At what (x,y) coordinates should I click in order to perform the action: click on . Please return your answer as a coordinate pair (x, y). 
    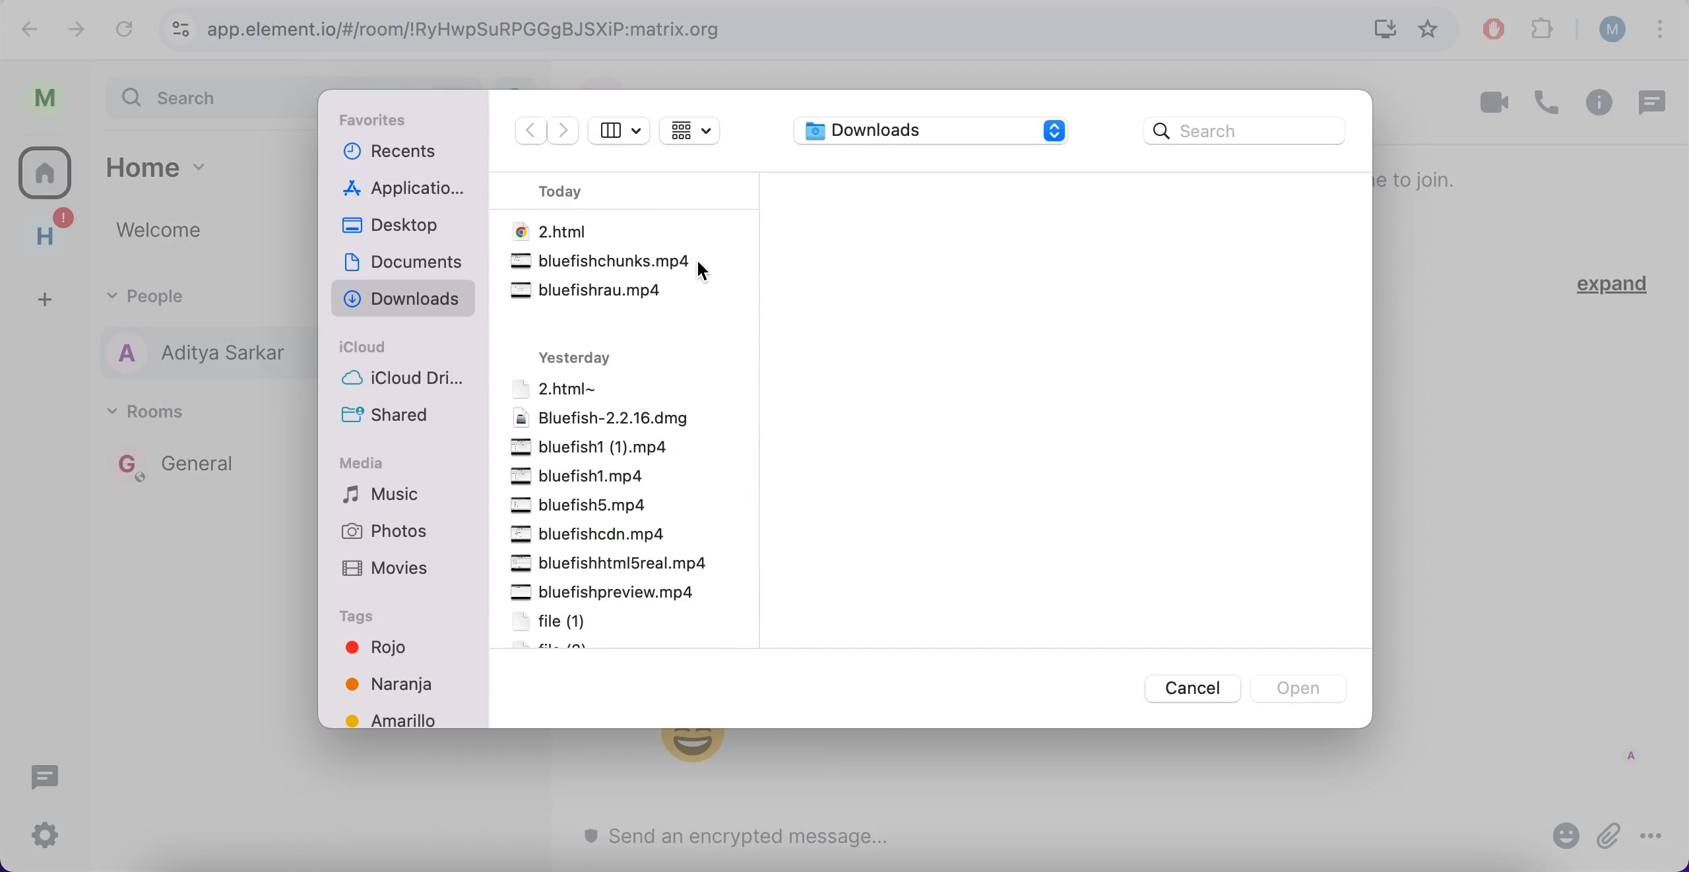
    Looking at the image, I should click on (619, 131).